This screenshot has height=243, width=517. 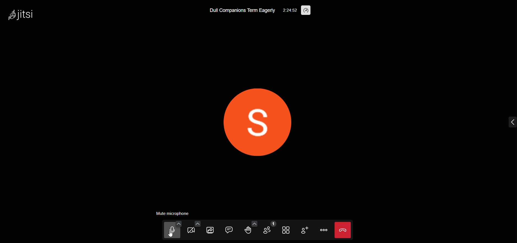 What do you see at coordinates (21, 15) in the screenshot?
I see `logo` at bounding box center [21, 15].